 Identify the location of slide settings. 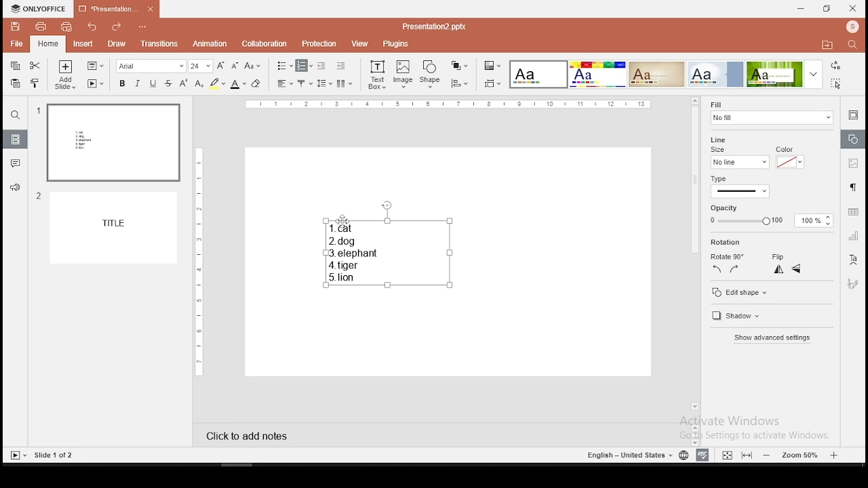
(853, 117).